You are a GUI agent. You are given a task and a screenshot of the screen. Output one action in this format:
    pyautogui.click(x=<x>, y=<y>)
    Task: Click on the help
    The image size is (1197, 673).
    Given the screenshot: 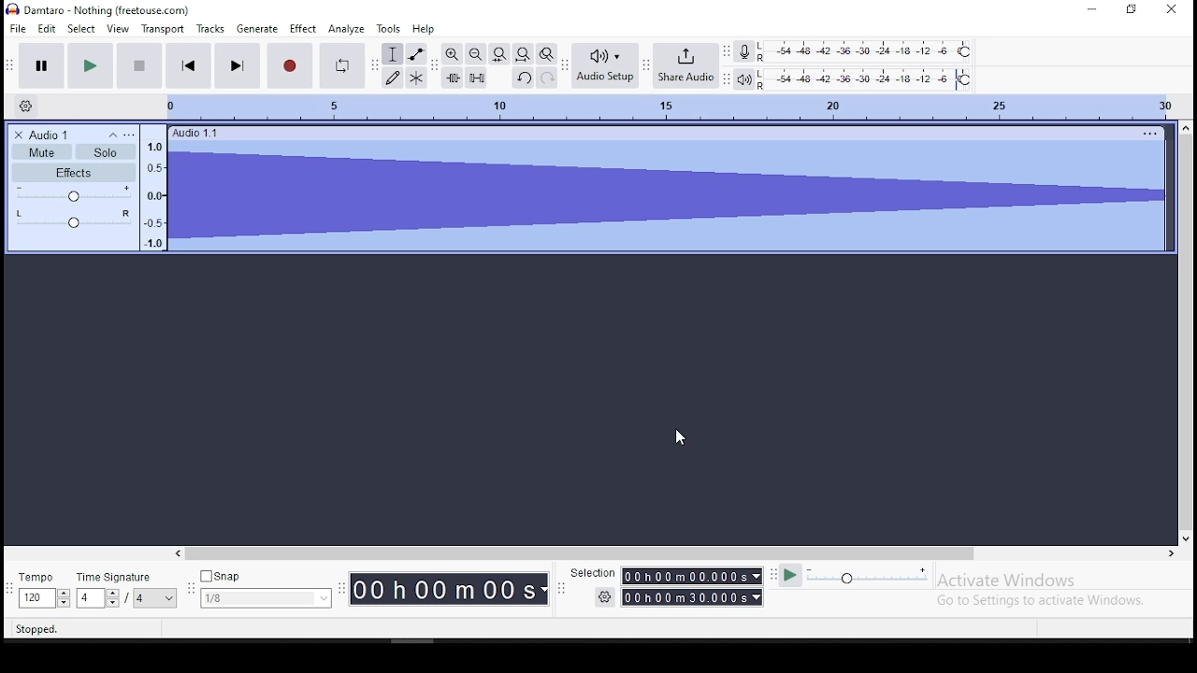 What is the action you would take?
    pyautogui.click(x=424, y=29)
    